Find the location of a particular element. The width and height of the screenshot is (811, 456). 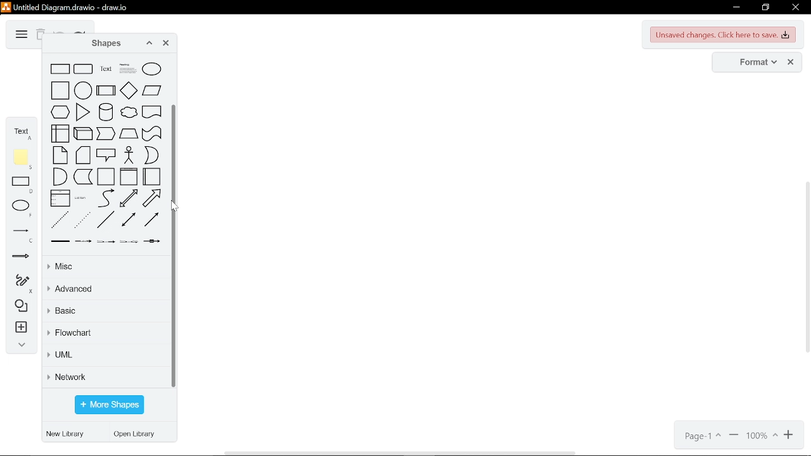

Misc is located at coordinates (105, 267).